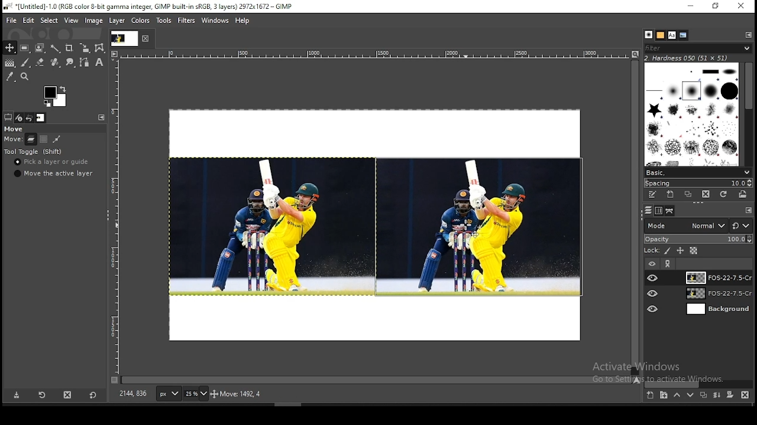 Image resolution: width=757 pixels, height=425 pixels. I want to click on new layer , so click(649, 396).